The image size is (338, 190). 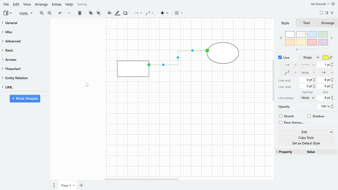 What do you see at coordinates (333, 88) in the screenshot?
I see `Decrease line start size` at bounding box center [333, 88].